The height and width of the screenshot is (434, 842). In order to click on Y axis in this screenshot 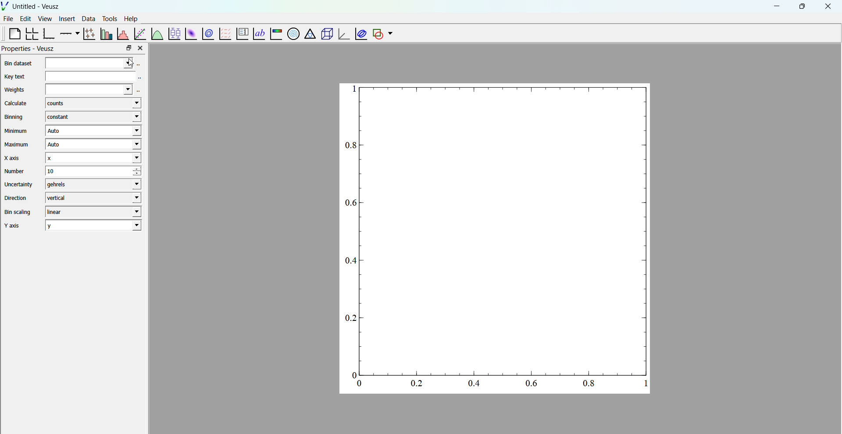, I will do `click(15, 226)`.